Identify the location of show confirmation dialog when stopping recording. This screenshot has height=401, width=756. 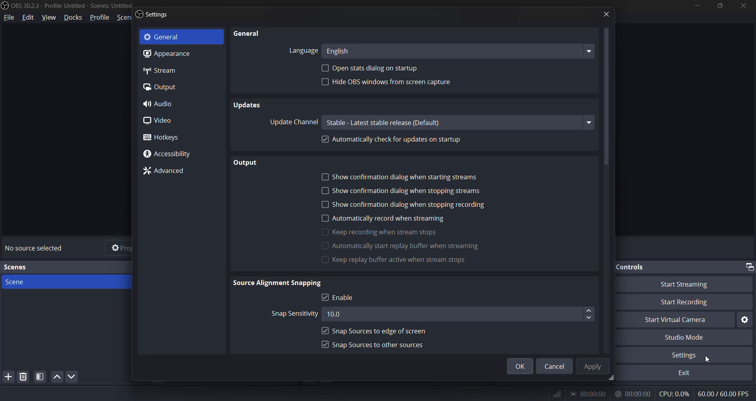
(411, 206).